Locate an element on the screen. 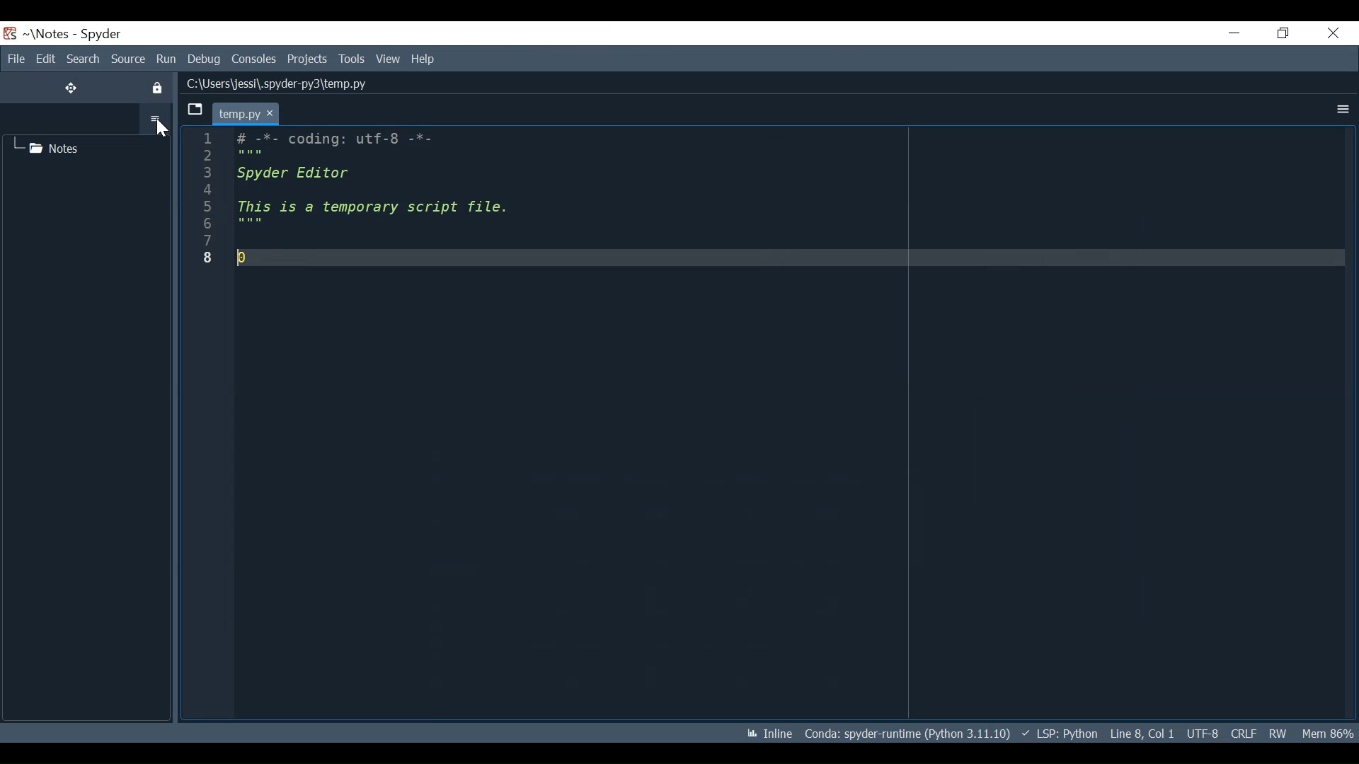 This screenshot has width=1359, height=764. notes is located at coordinates (53, 147).